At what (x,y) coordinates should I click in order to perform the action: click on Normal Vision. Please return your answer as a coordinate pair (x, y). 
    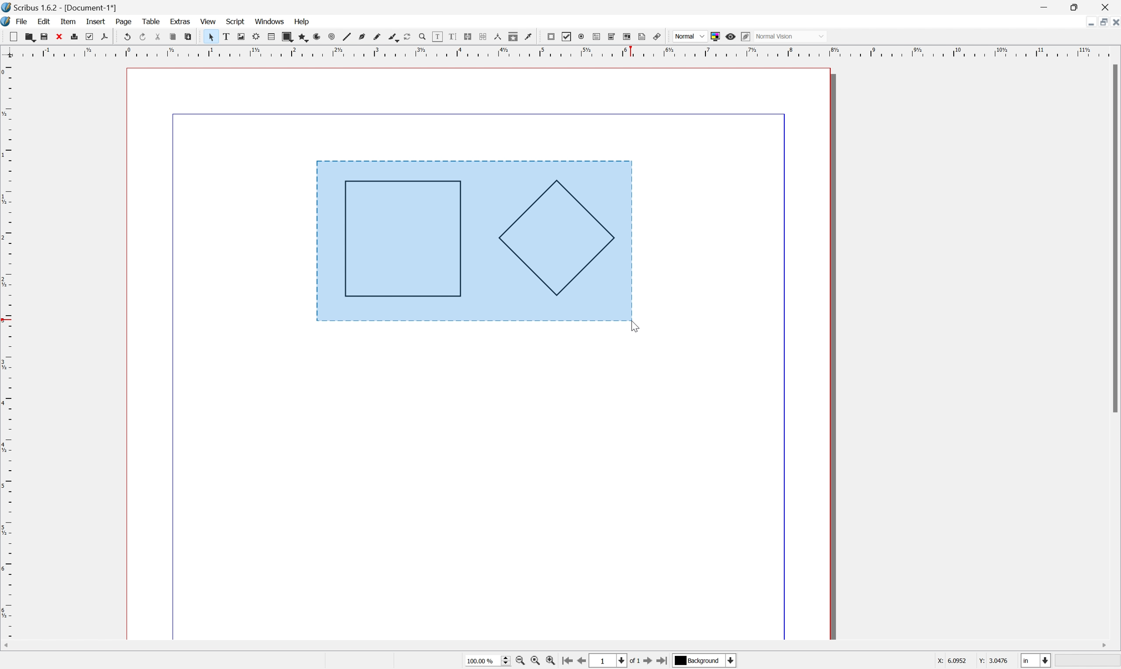
    Looking at the image, I should click on (791, 35).